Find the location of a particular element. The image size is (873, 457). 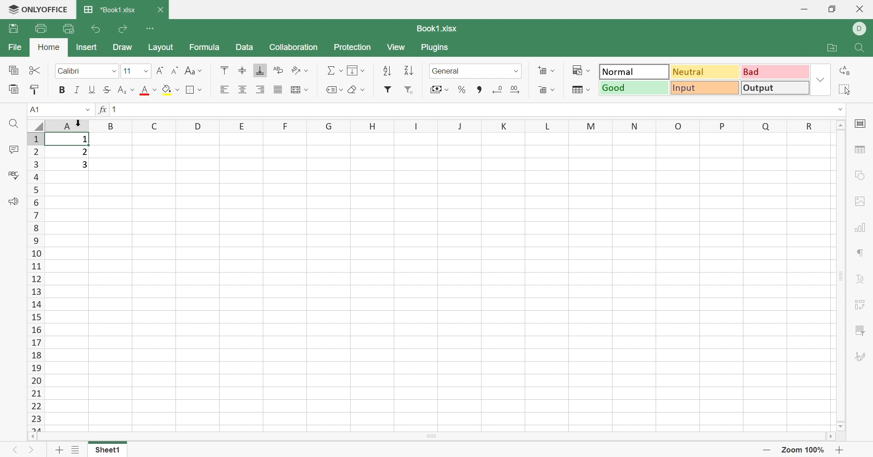

Slicer settings is located at coordinates (862, 330).